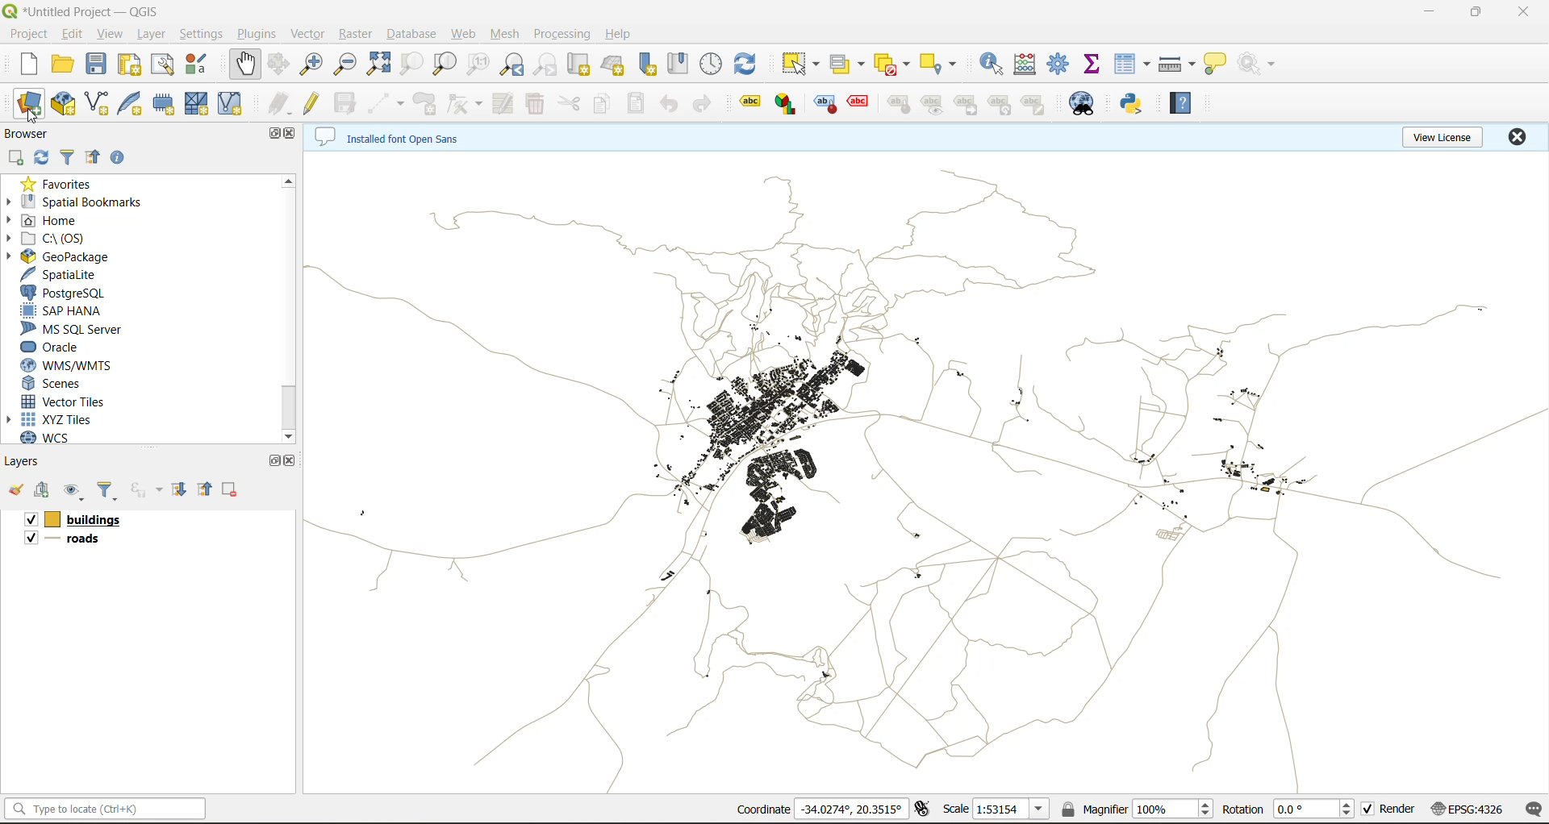 The width and height of the screenshot is (1549, 824). Describe the element at coordinates (1534, 809) in the screenshot. I see `log messages` at that location.